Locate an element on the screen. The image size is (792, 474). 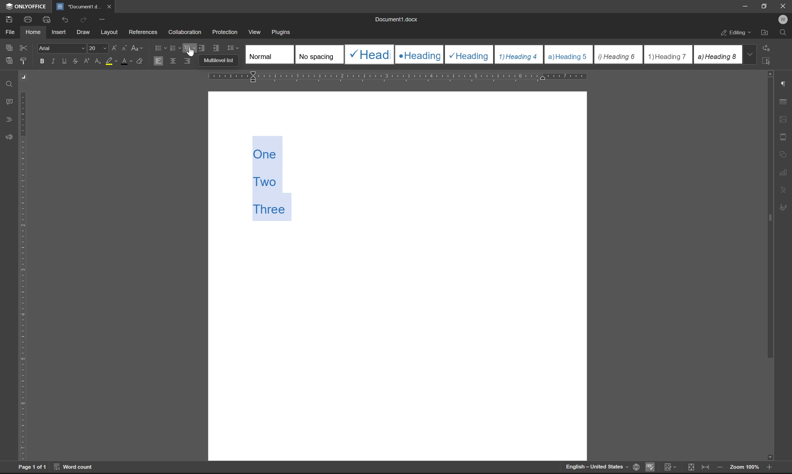
font size is located at coordinates (97, 48).